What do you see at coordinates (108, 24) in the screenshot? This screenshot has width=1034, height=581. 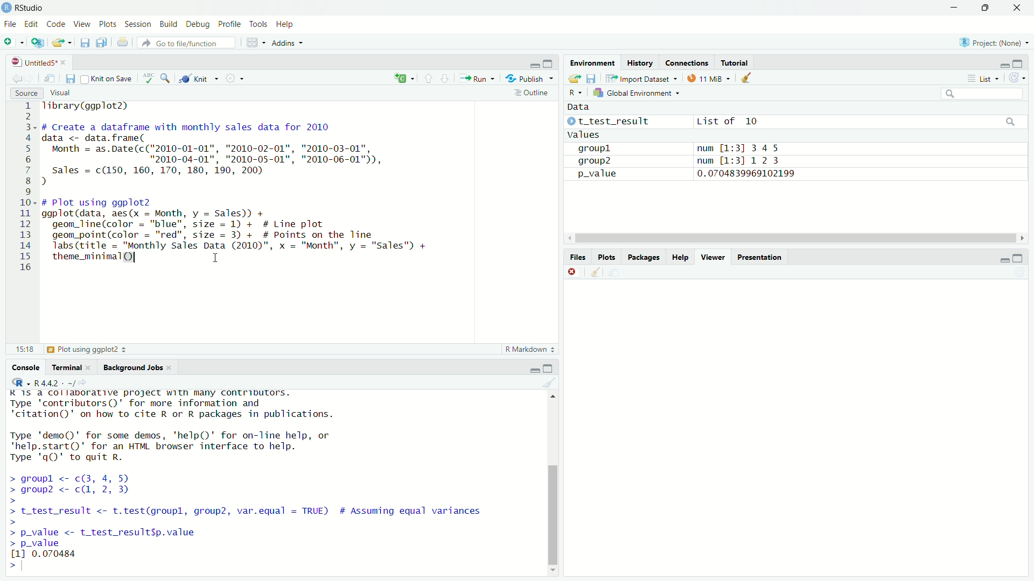 I see `Plots` at bounding box center [108, 24].